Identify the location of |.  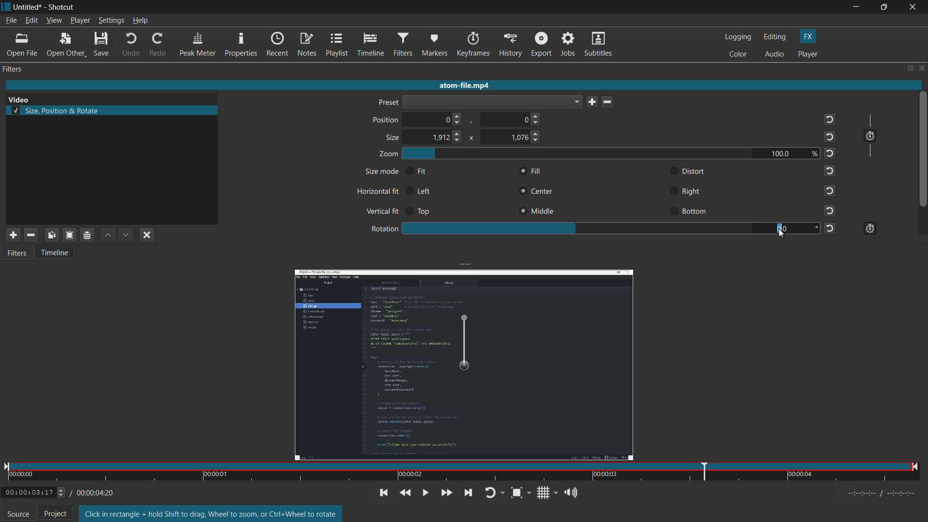
(869, 117).